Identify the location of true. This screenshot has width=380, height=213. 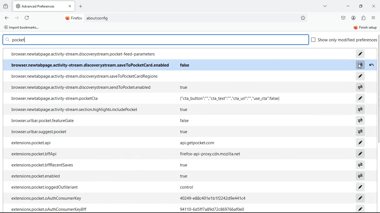
(183, 131).